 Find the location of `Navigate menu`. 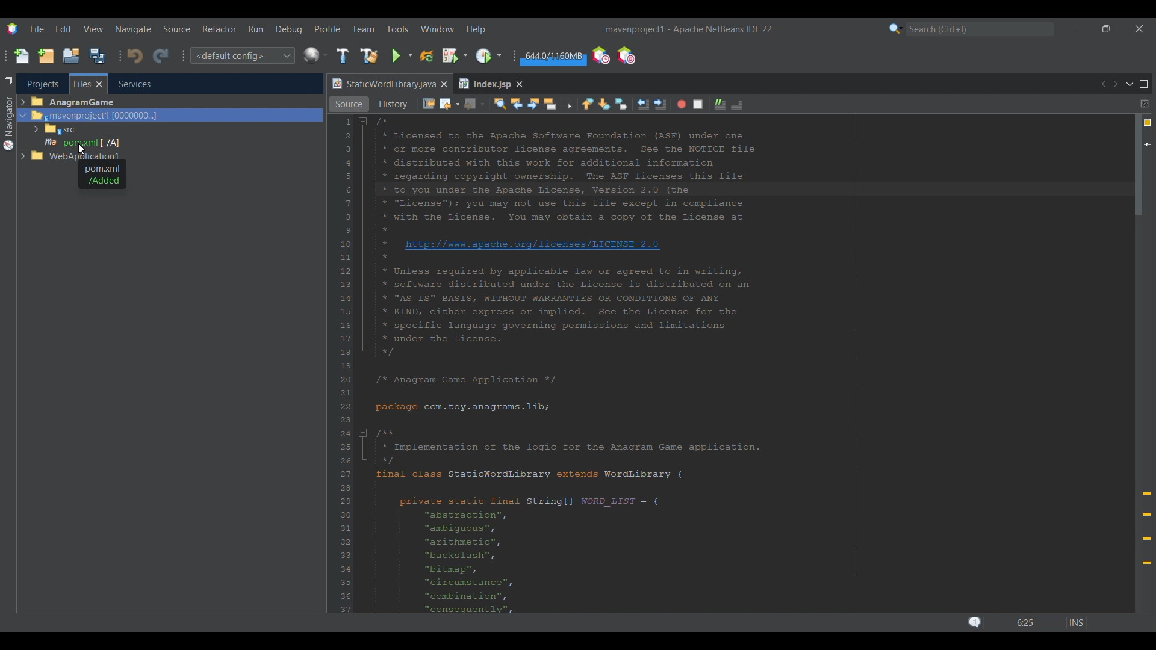

Navigate menu is located at coordinates (133, 29).